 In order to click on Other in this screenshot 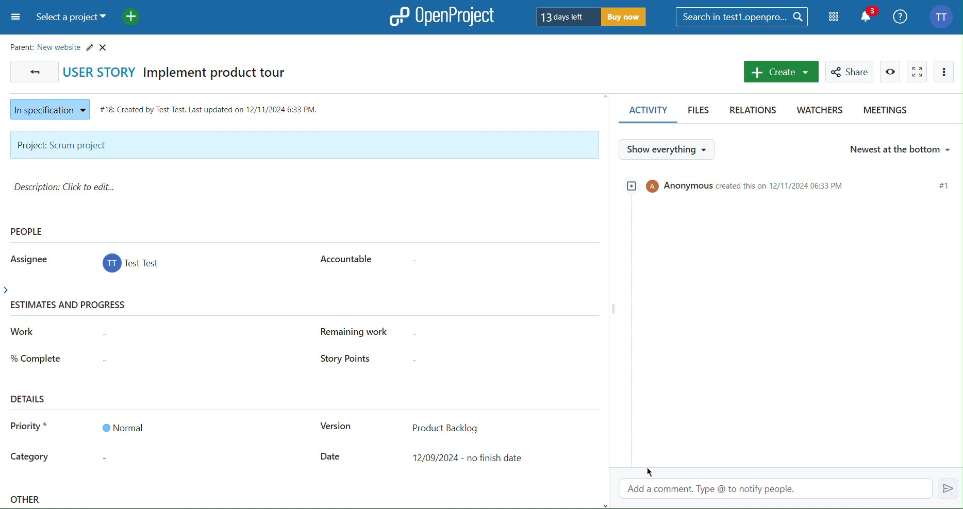, I will do `click(27, 501)`.